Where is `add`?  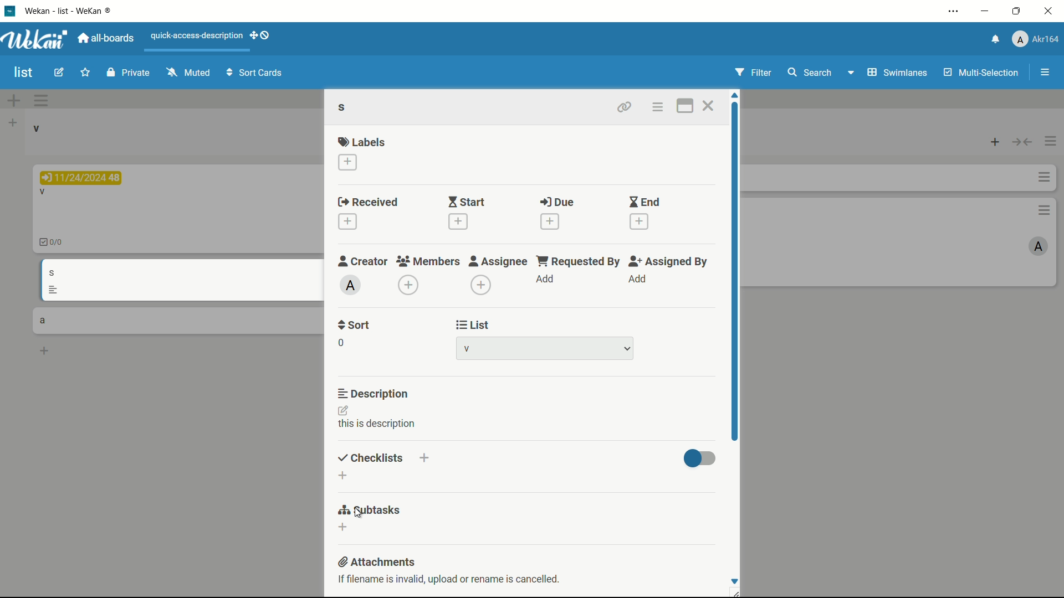
add is located at coordinates (546, 279).